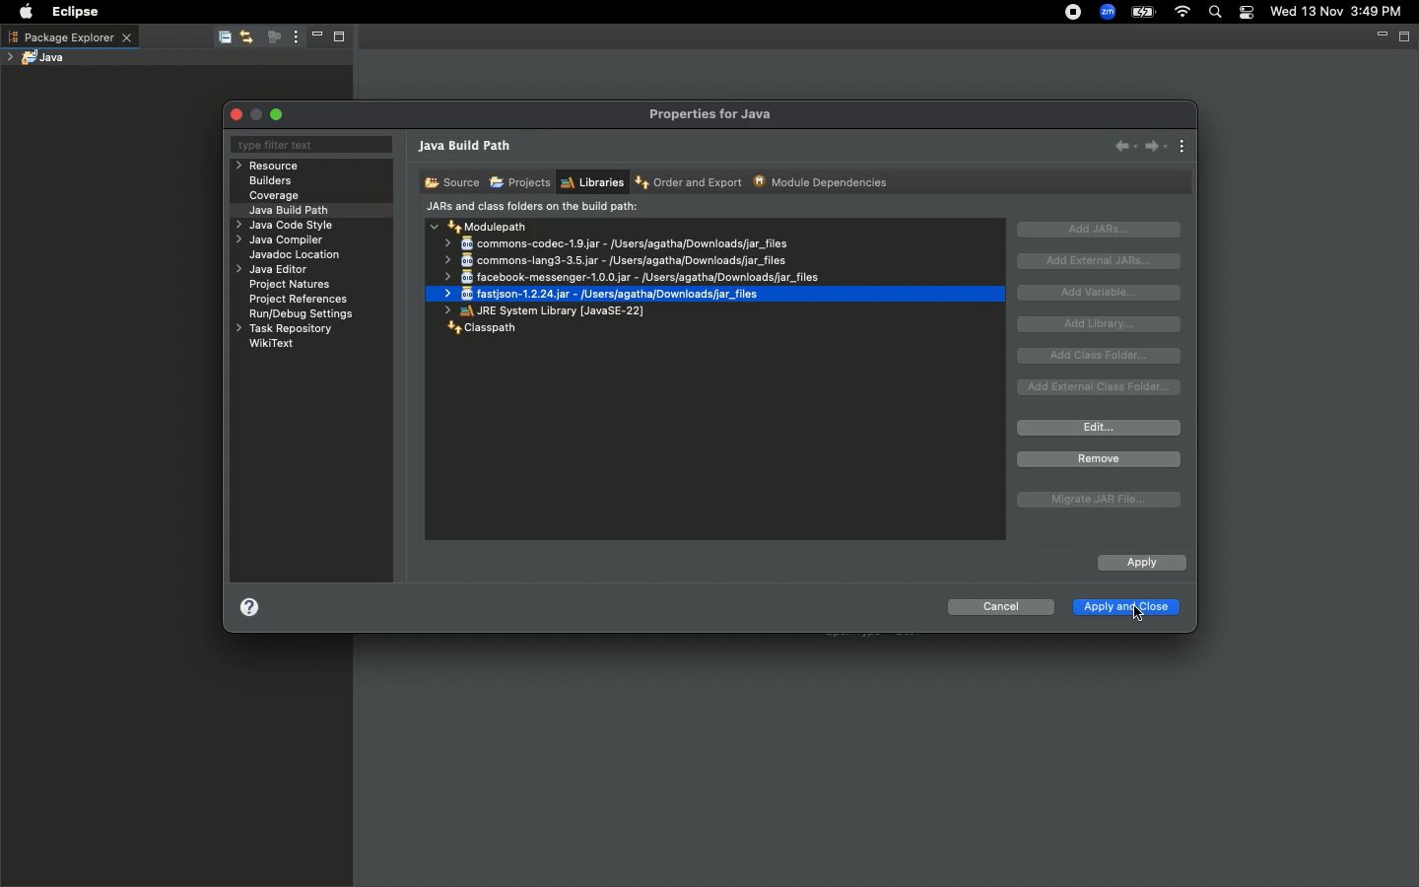 This screenshot has height=887, width=1419. What do you see at coordinates (1101, 356) in the screenshot?
I see `Add class folder` at bounding box center [1101, 356].